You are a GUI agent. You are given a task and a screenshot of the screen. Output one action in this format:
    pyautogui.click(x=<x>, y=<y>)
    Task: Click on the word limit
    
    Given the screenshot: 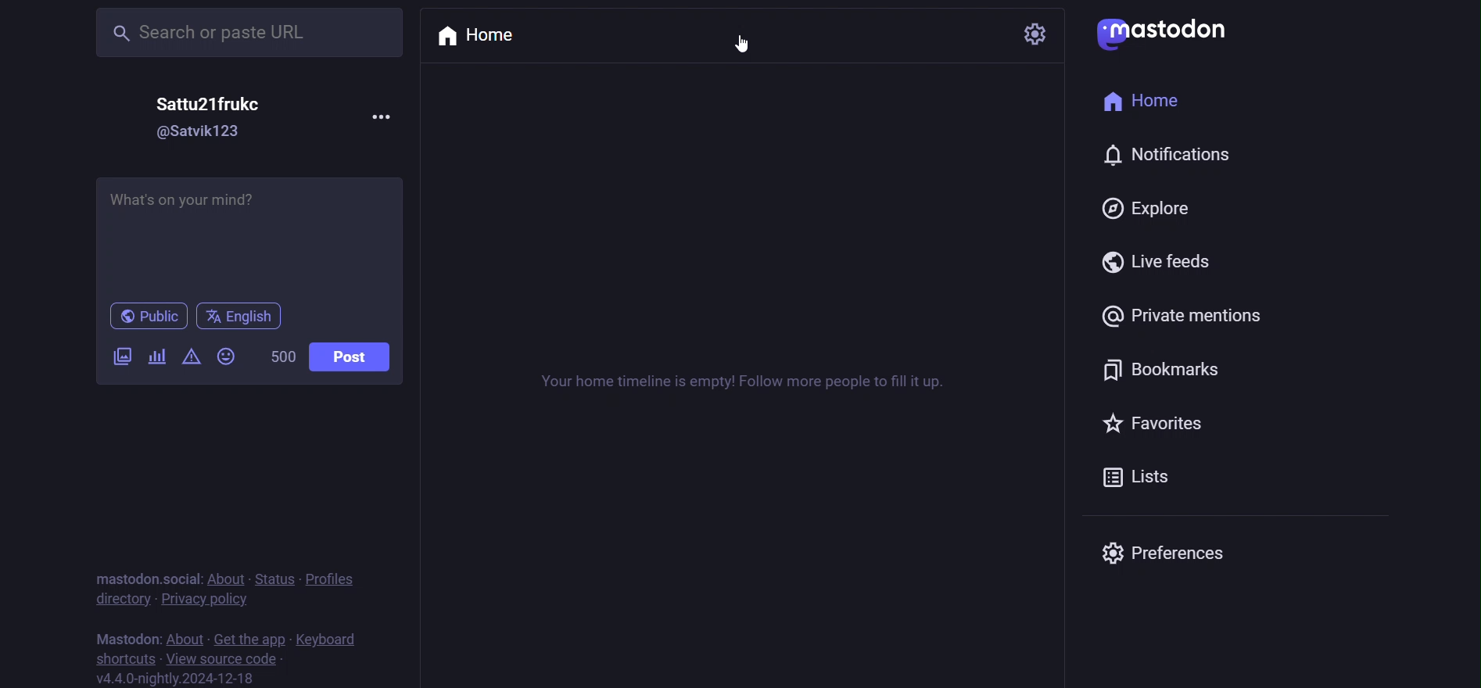 What is the action you would take?
    pyautogui.click(x=278, y=357)
    